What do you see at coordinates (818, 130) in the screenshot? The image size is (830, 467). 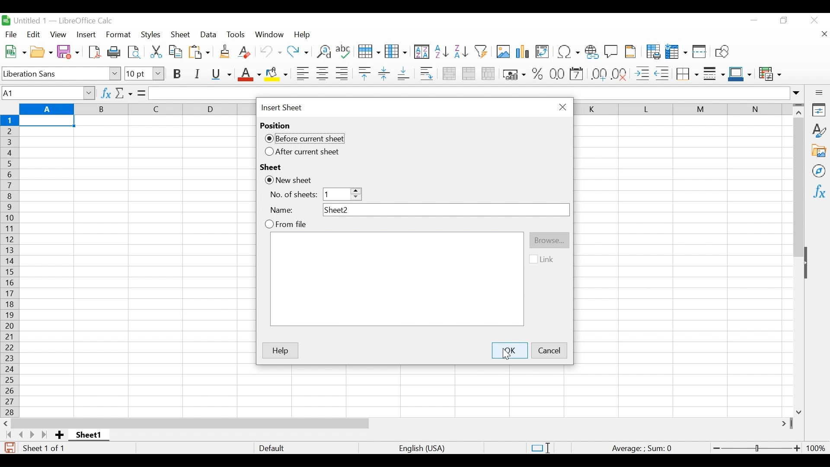 I see `Styles` at bounding box center [818, 130].